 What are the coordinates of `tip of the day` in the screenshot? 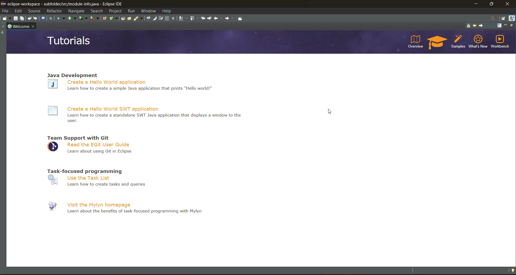 It's located at (512, 270).